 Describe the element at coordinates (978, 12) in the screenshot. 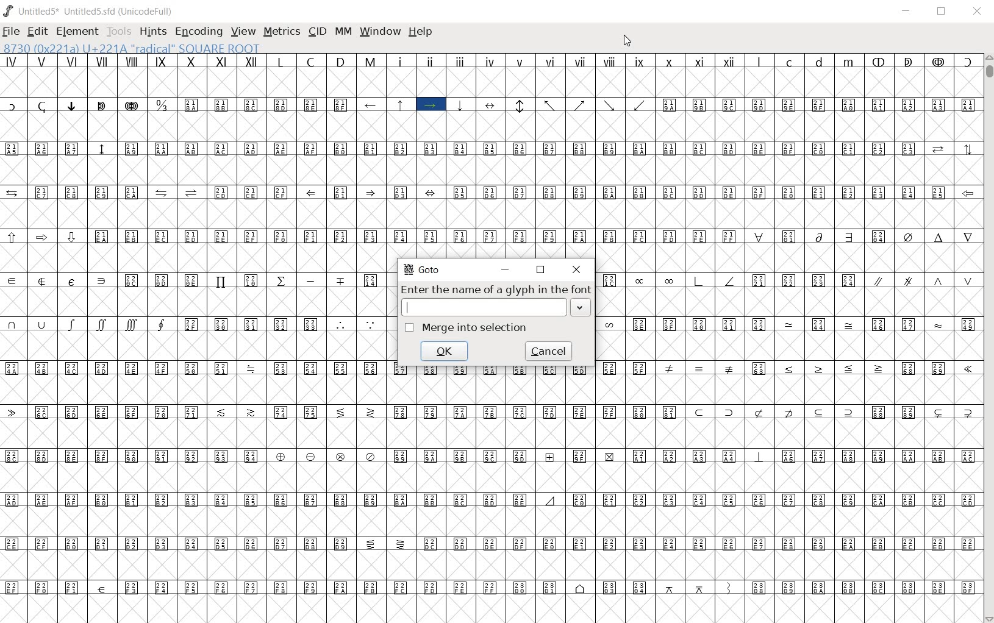

I see `CLOSE` at that location.